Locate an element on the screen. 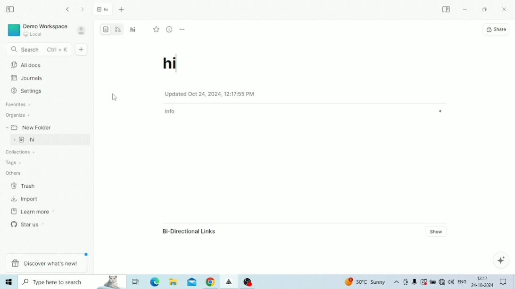 The height and width of the screenshot is (289, 515). Show hidden icons is located at coordinates (397, 282).